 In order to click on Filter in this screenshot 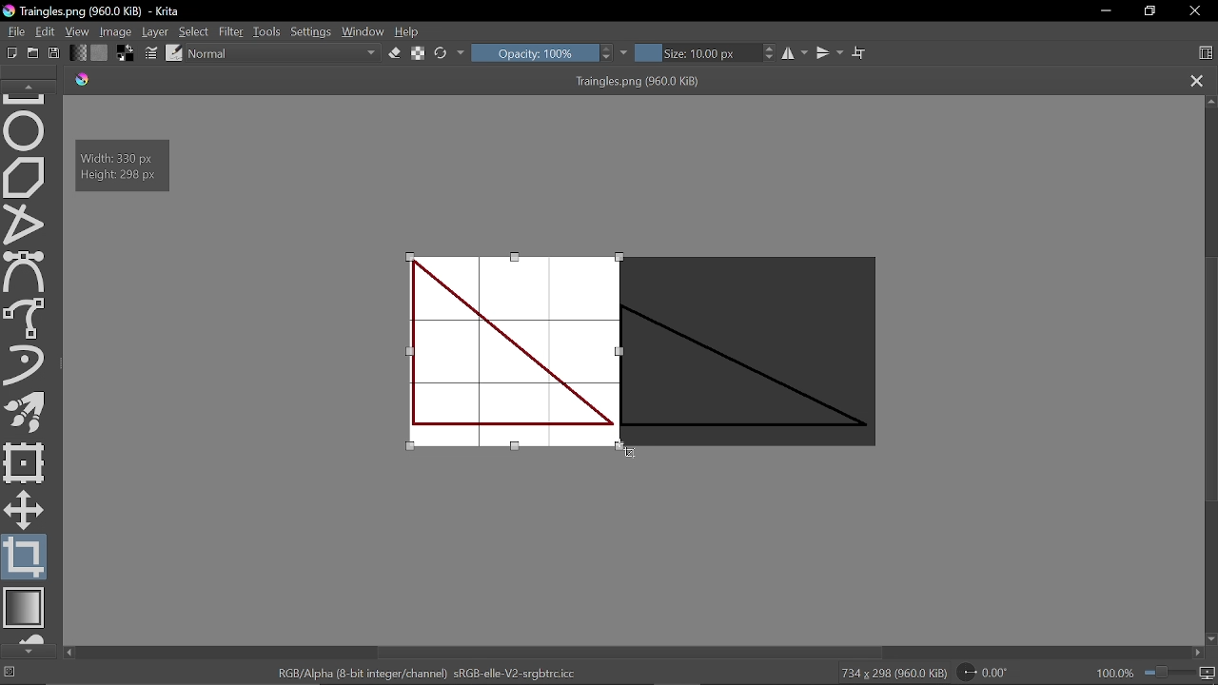, I will do `click(230, 31)`.